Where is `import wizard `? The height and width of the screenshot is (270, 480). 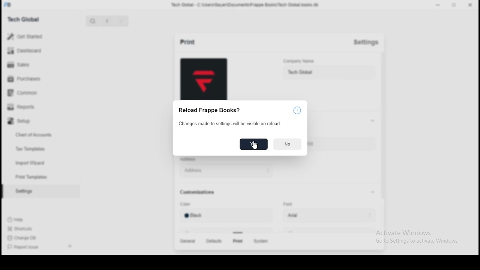 import wizard  is located at coordinates (31, 162).